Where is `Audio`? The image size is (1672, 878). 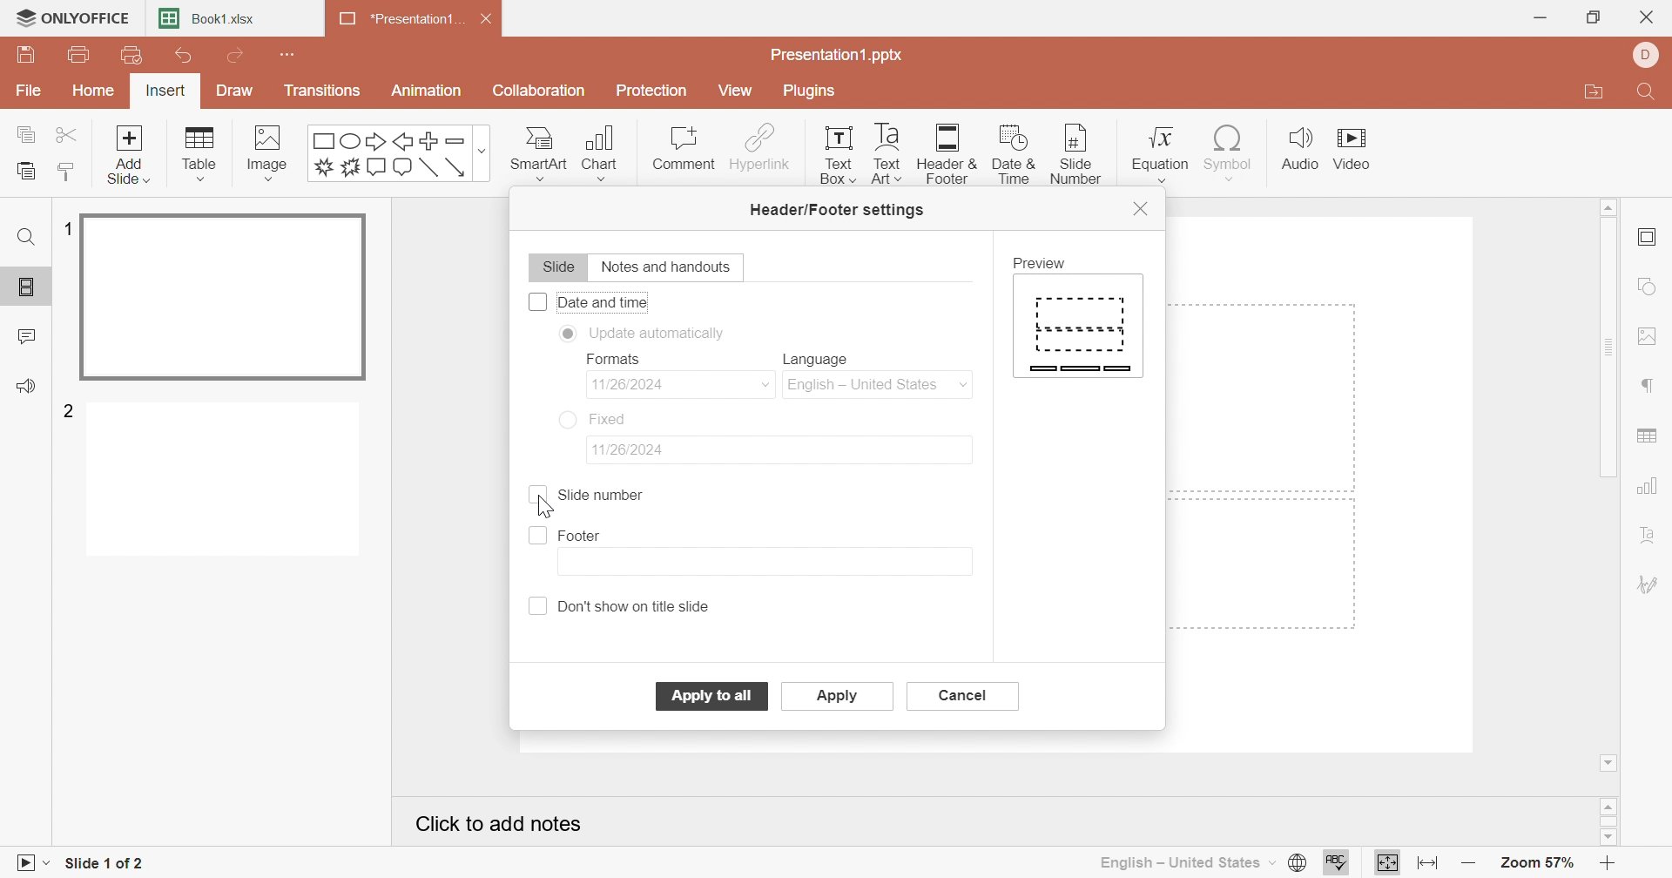
Audio is located at coordinates (1300, 149).